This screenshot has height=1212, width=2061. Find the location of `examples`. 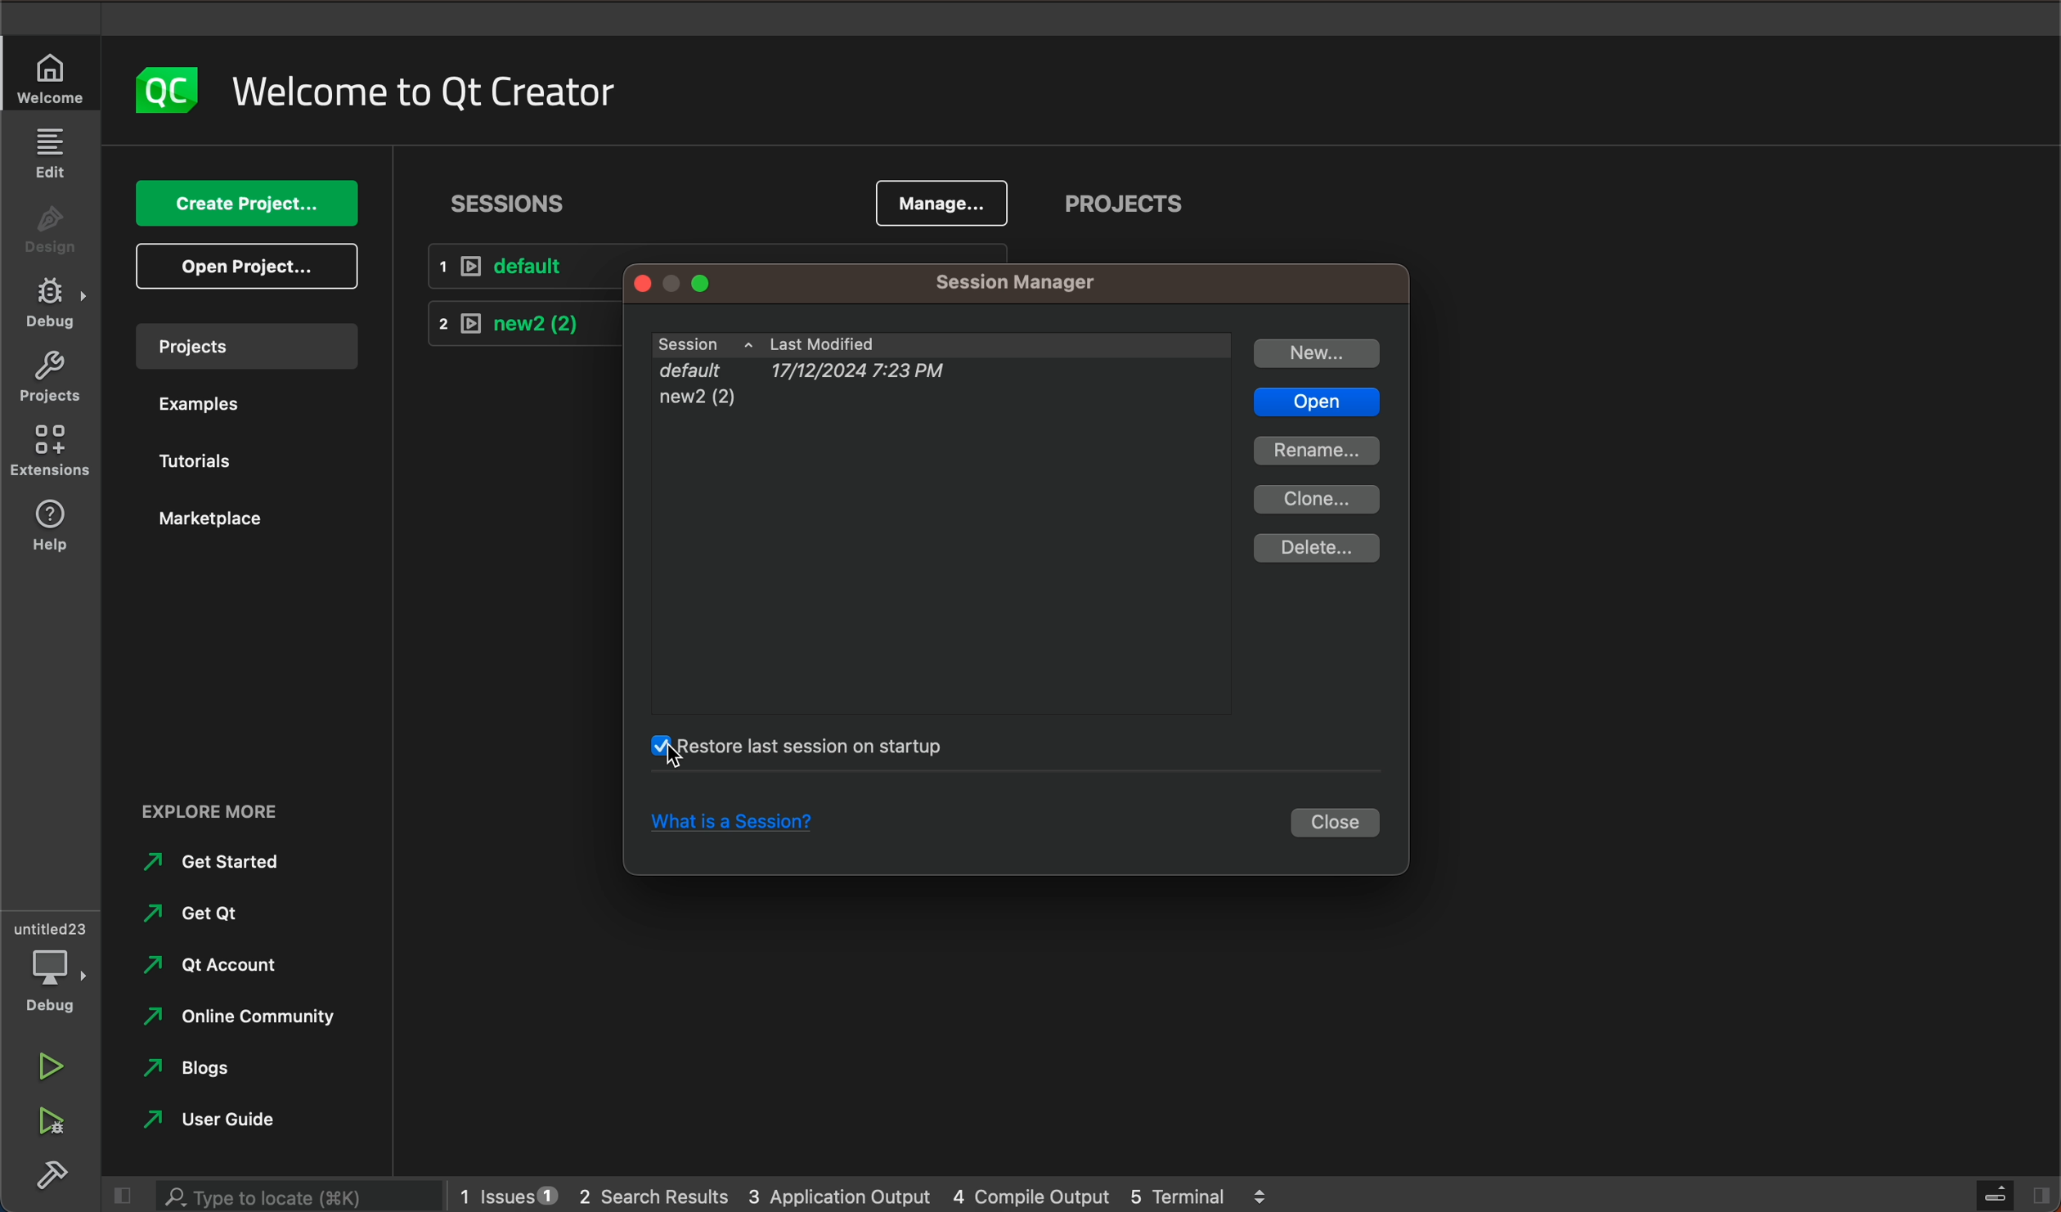

examples is located at coordinates (203, 404).